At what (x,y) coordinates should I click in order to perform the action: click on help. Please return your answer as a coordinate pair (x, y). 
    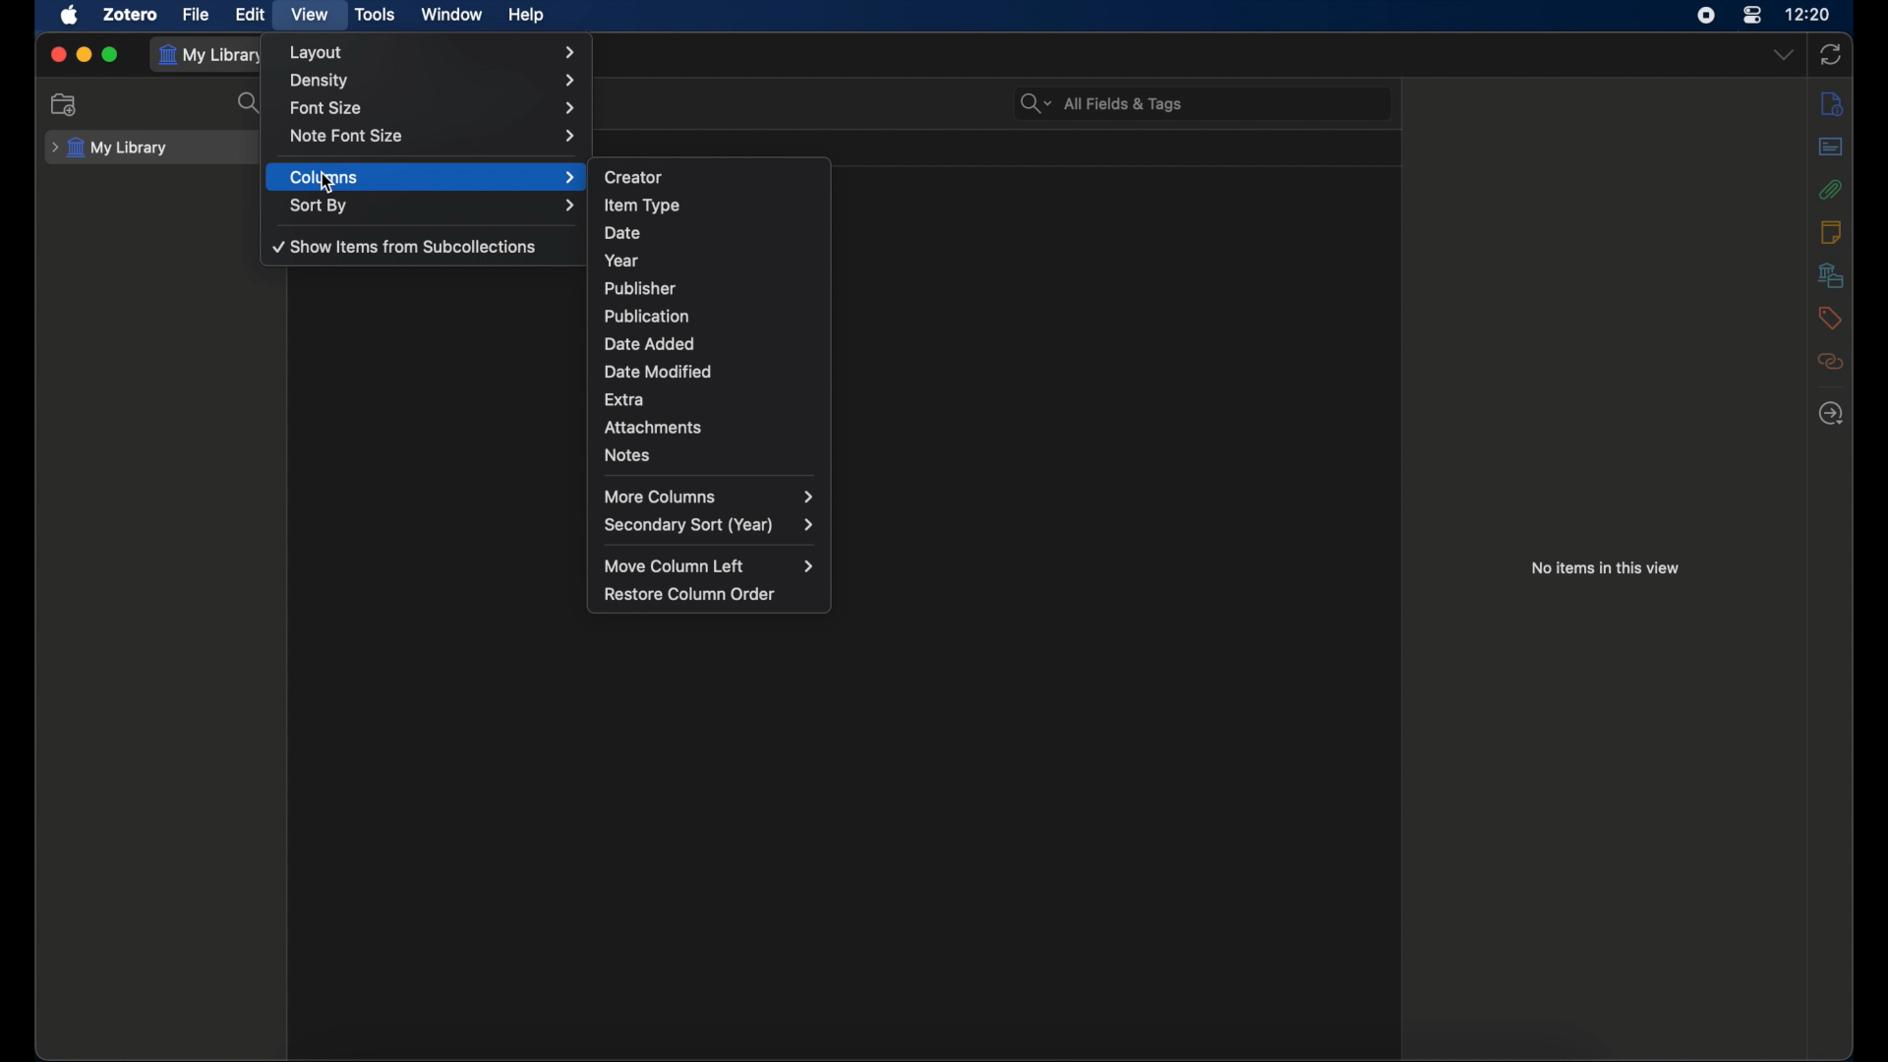
    Looking at the image, I should click on (527, 16).